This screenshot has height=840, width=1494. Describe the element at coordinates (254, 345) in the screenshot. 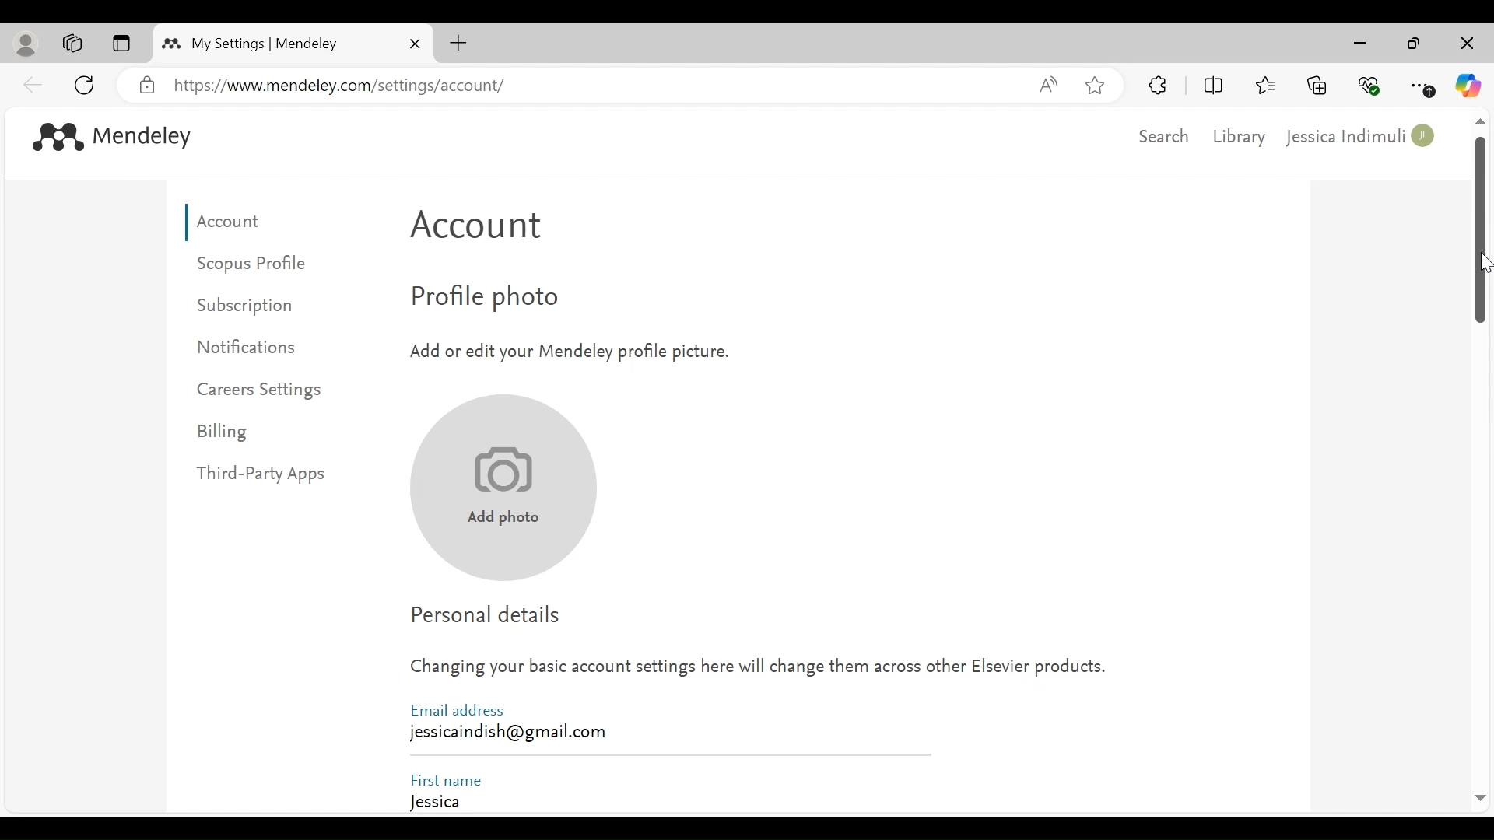

I see `Notifications` at that location.